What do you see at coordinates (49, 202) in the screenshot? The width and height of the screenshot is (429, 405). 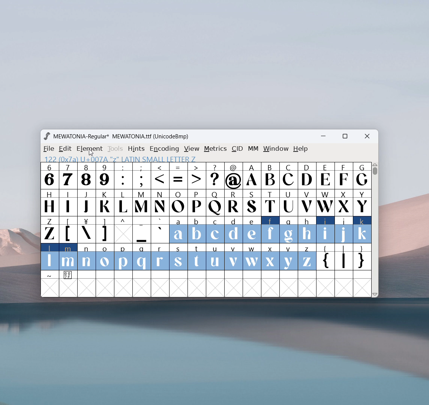 I see `H` at bounding box center [49, 202].